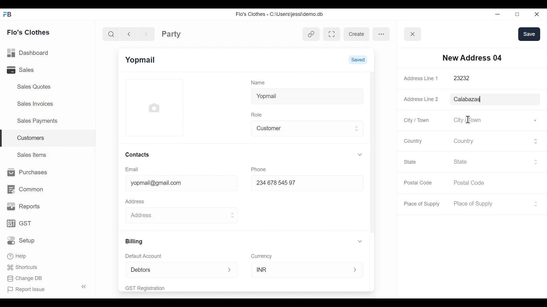 Image resolution: width=547 pixels, height=307 pixels. Describe the element at coordinates (411, 162) in the screenshot. I see `State` at that location.